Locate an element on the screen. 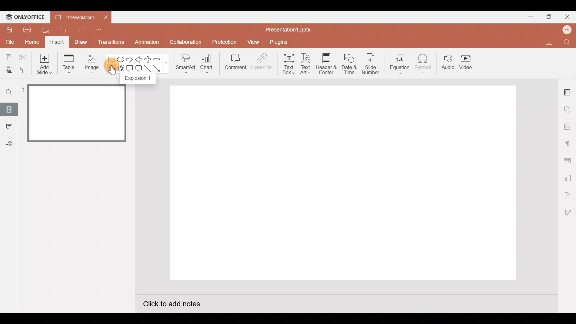 This screenshot has width=576, height=324. Date & time is located at coordinates (349, 64).